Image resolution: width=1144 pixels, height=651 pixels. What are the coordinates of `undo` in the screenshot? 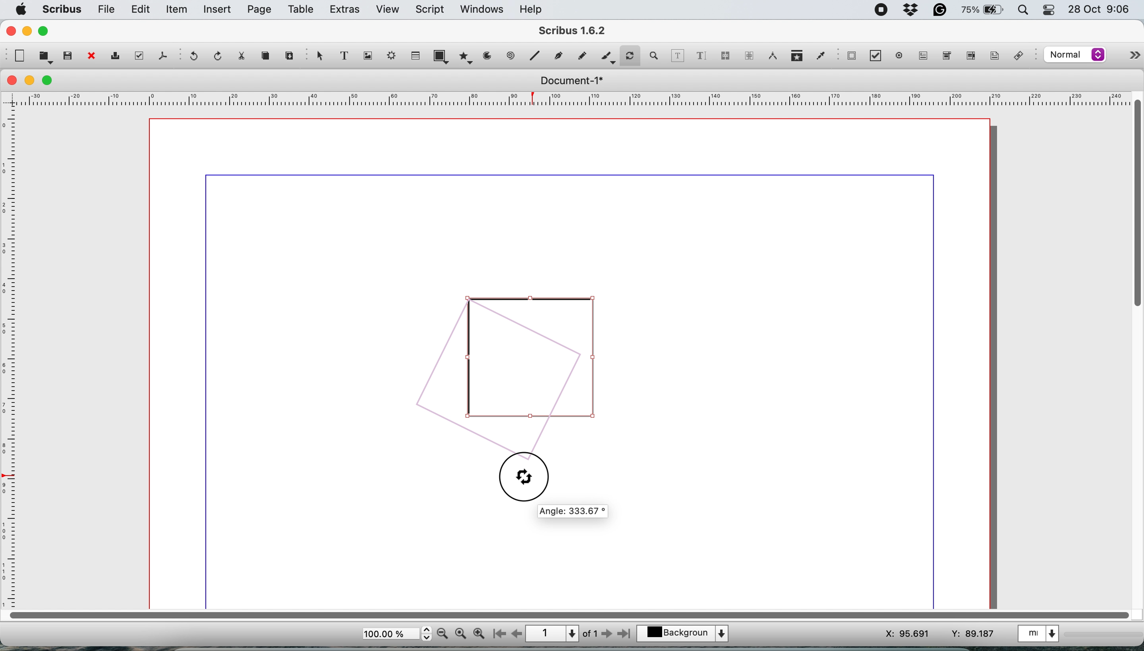 It's located at (196, 57).